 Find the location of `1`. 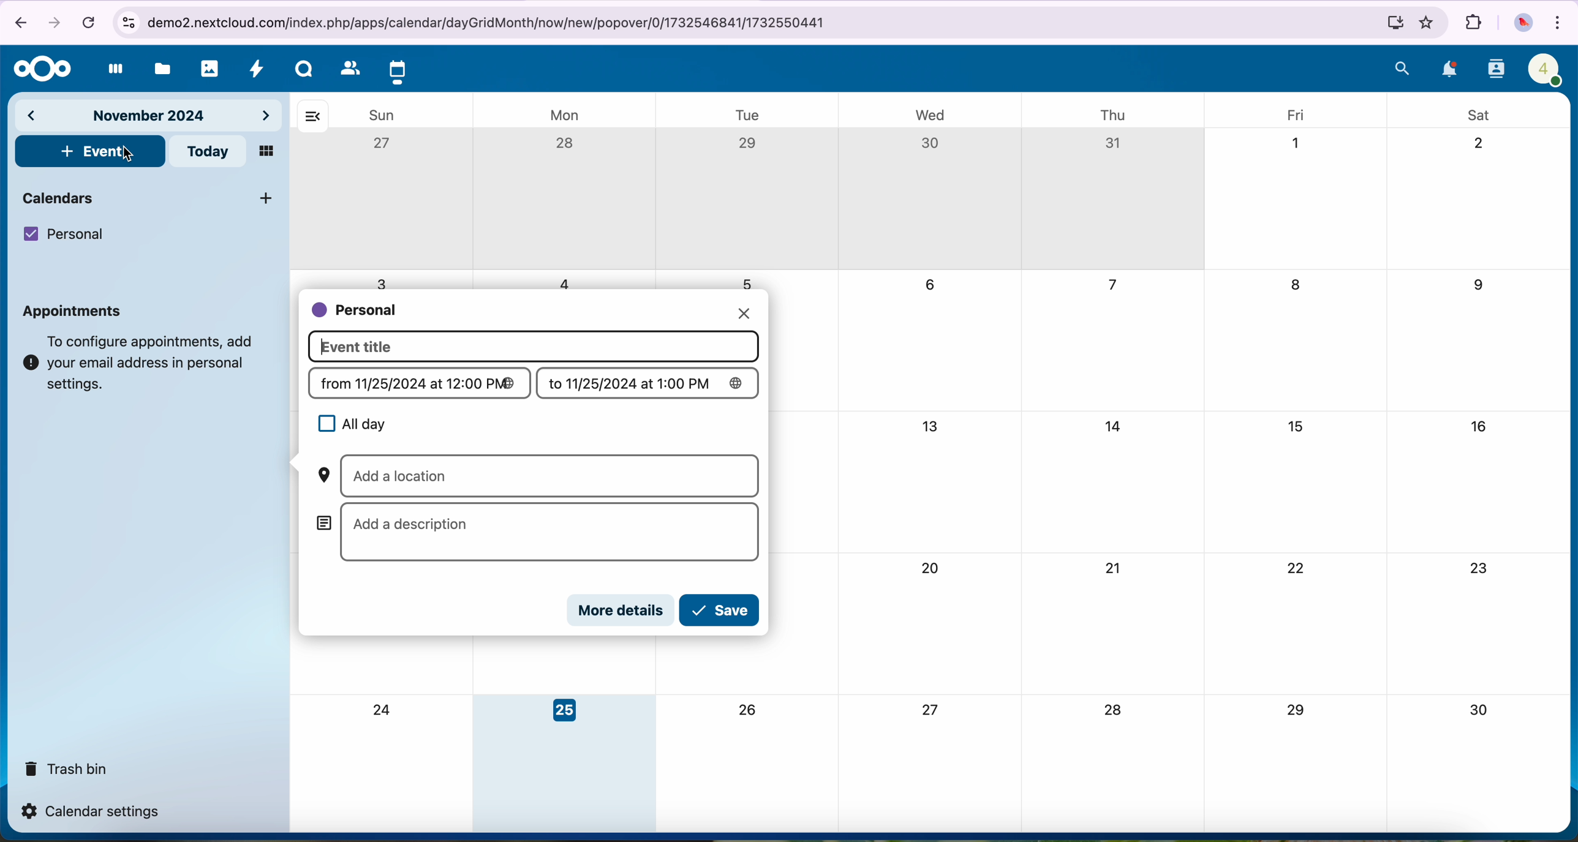

1 is located at coordinates (1296, 143).